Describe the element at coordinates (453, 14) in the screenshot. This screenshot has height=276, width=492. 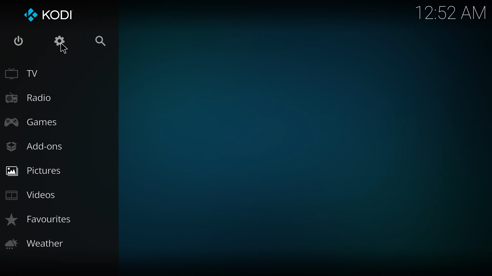
I see `12:52 AM` at that location.